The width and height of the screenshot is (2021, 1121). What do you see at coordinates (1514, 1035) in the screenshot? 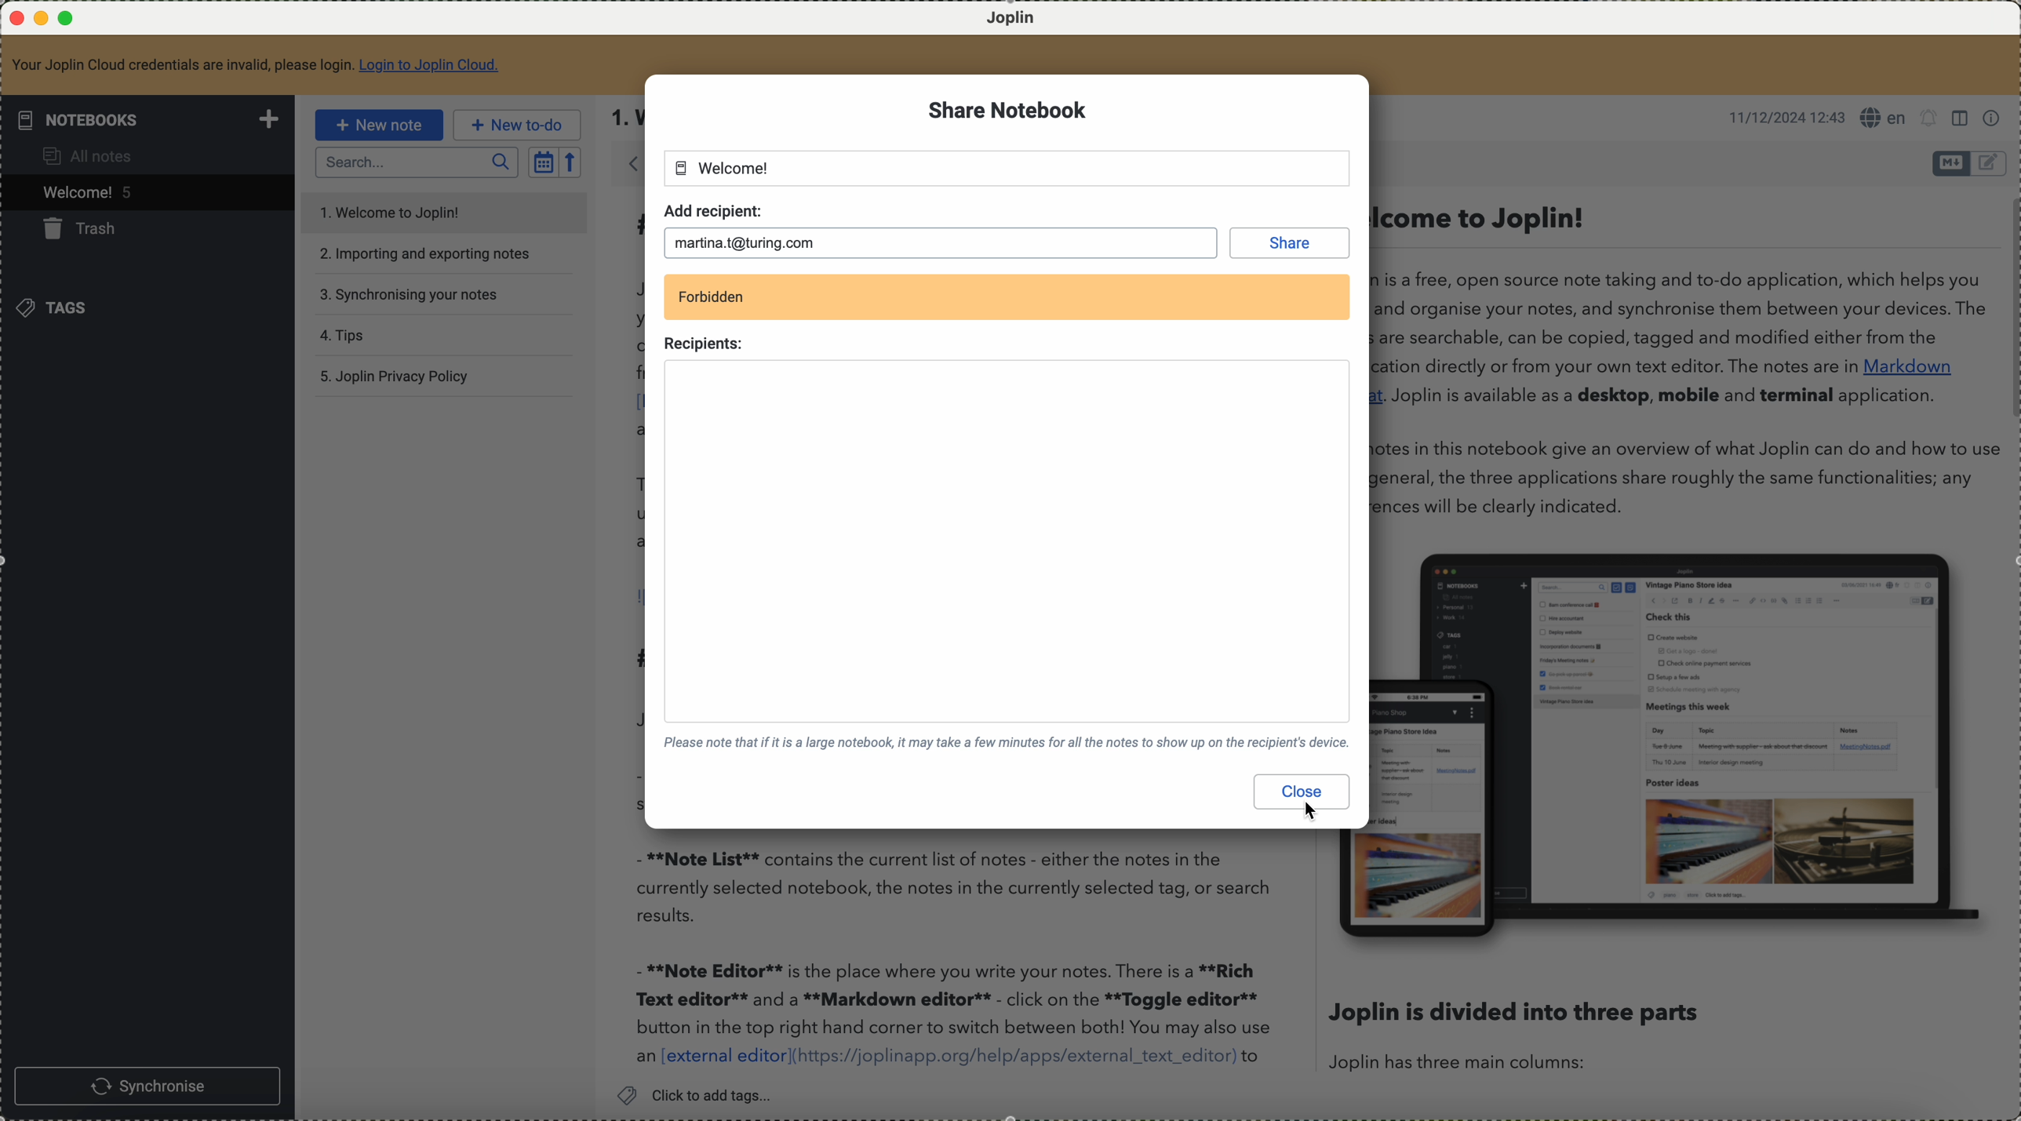
I see `Joplin is divided into three parts Joplin has three main columns:` at bounding box center [1514, 1035].